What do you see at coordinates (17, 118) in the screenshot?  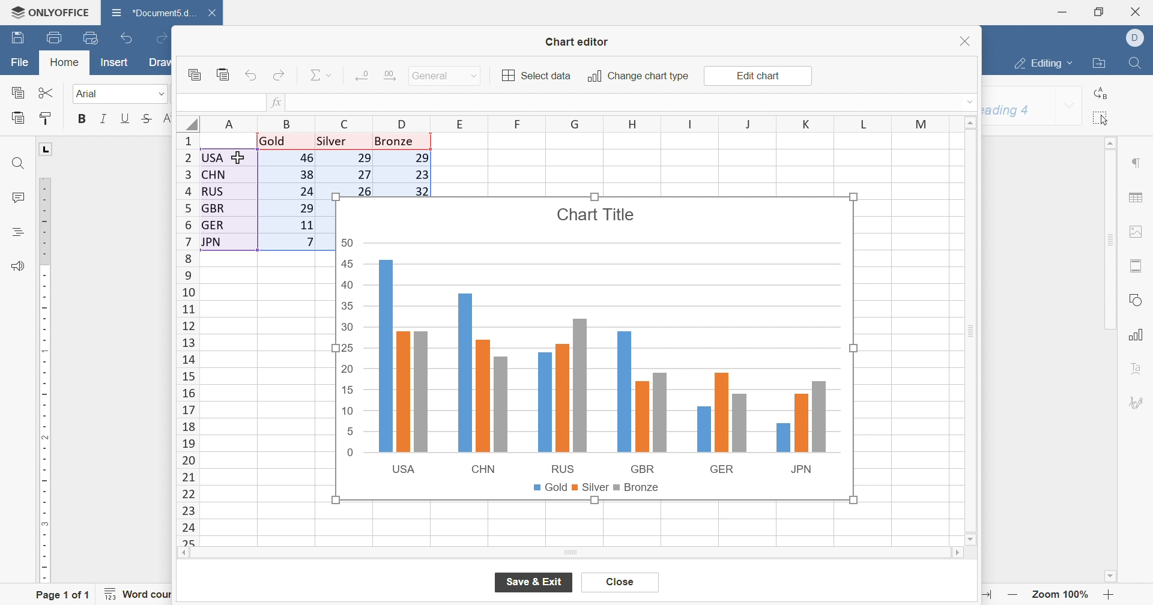 I see `paste` at bounding box center [17, 118].